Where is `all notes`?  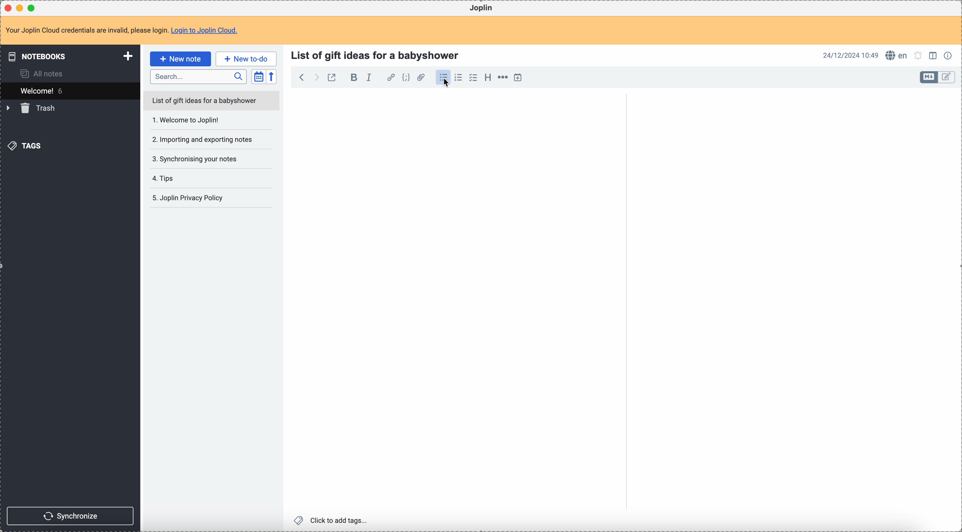 all notes is located at coordinates (43, 73).